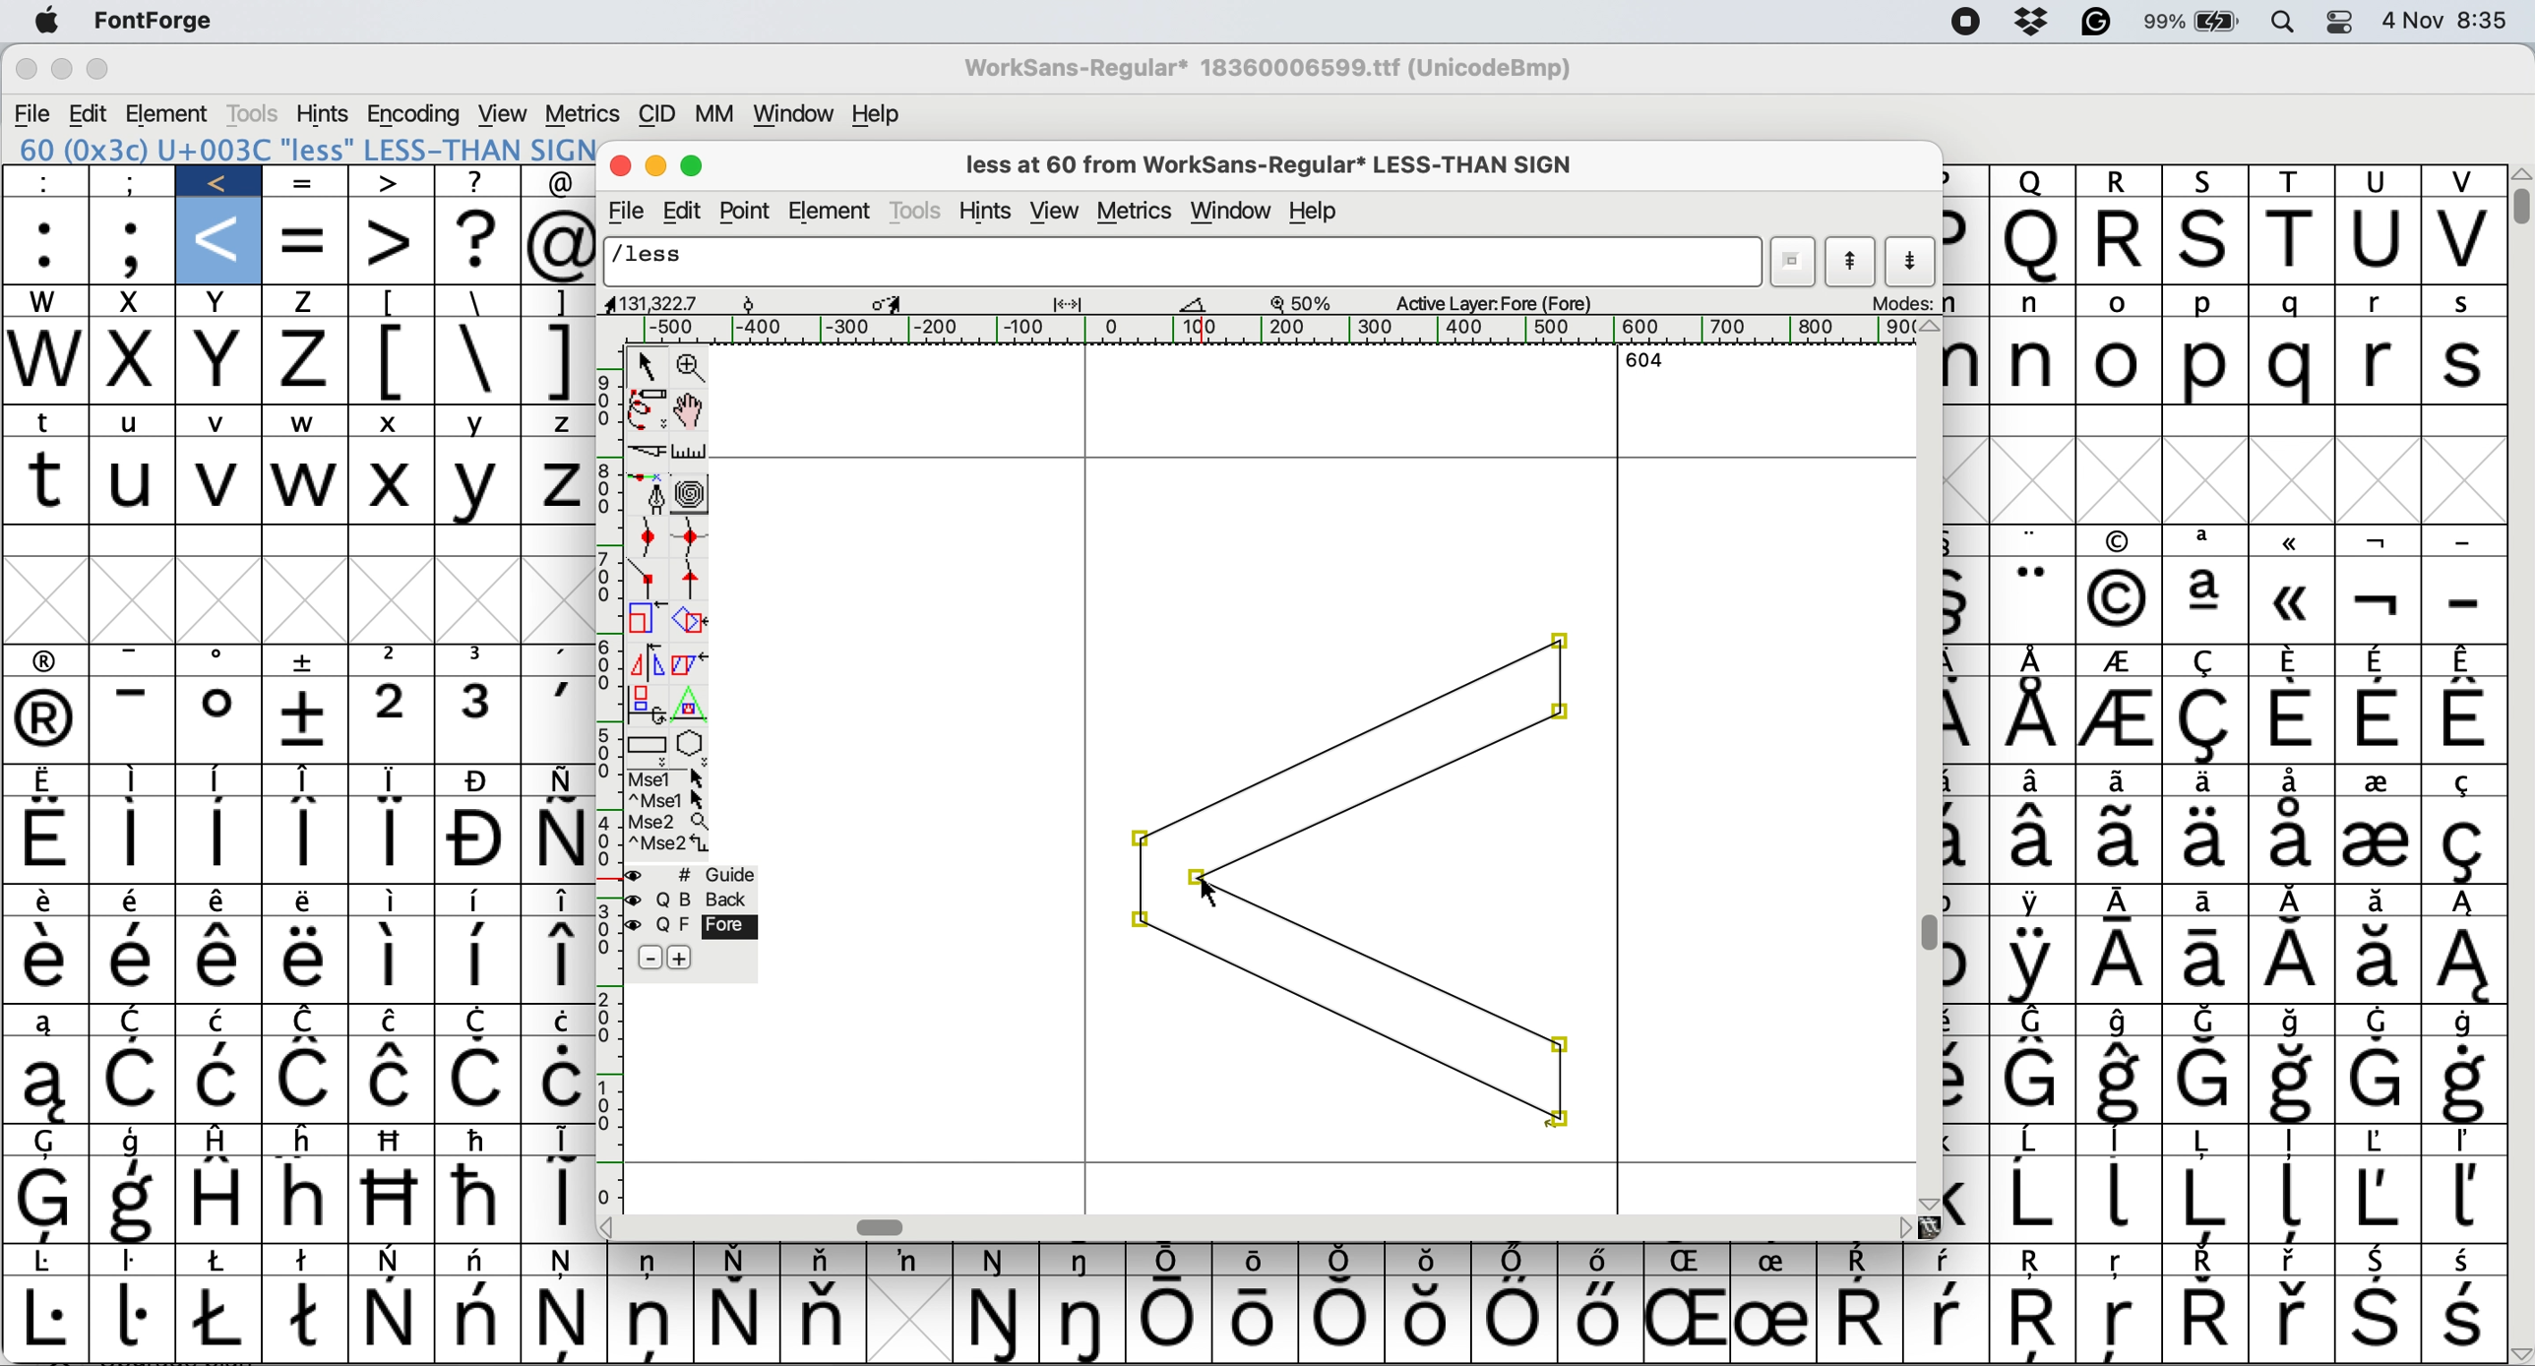 The height and width of the screenshot is (1366, 2535). What do you see at coordinates (818, 1318) in the screenshot?
I see `Symbol` at bounding box center [818, 1318].